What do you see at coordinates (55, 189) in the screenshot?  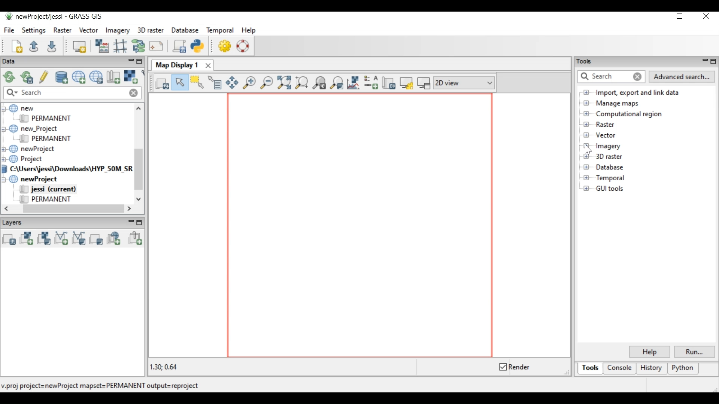 I see `jessi (current)` at bounding box center [55, 189].